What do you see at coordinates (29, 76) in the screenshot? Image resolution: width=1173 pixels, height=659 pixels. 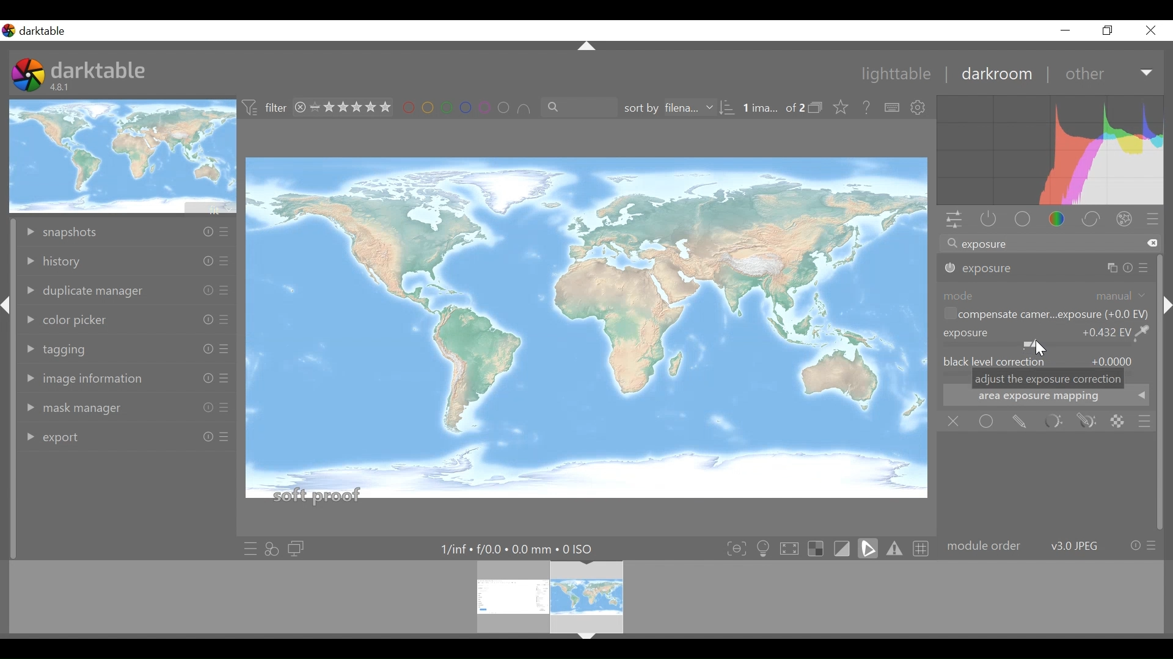 I see `Darktable Desktop Icon` at bounding box center [29, 76].